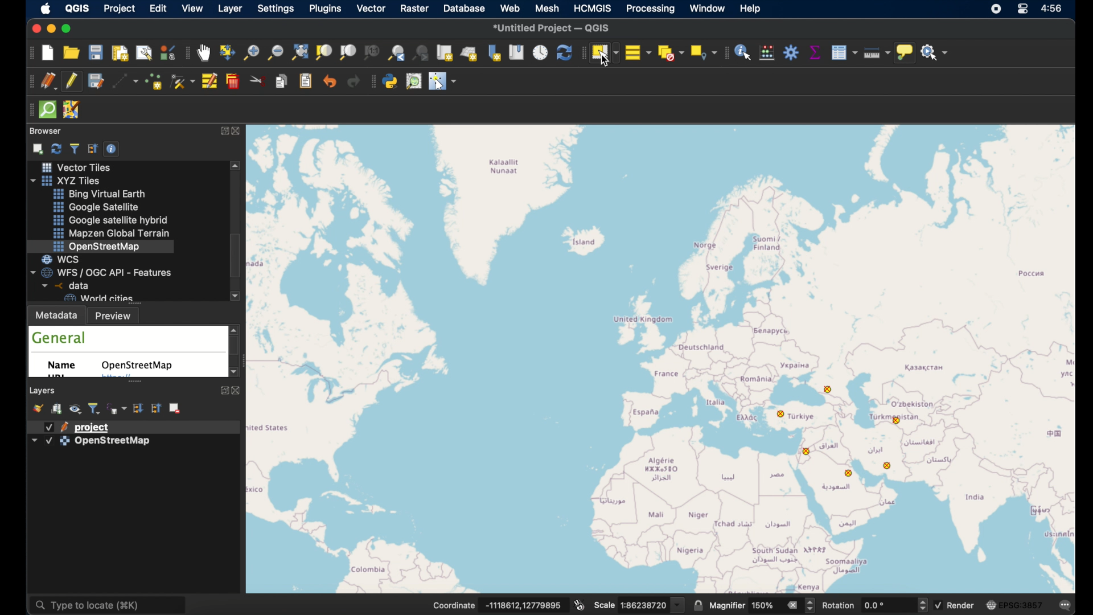 The width and height of the screenshot is (1093, 615). I want to click on wcs, so click(66, 259).